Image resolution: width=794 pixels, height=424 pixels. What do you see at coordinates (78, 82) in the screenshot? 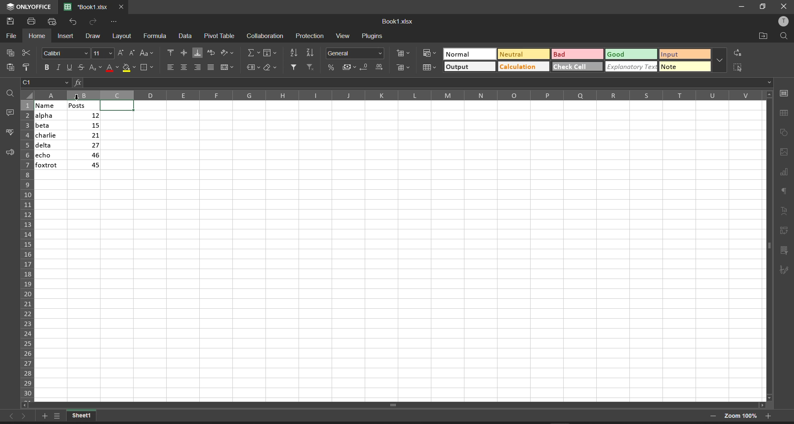
I see `formula` at bounding box center [78, 82].